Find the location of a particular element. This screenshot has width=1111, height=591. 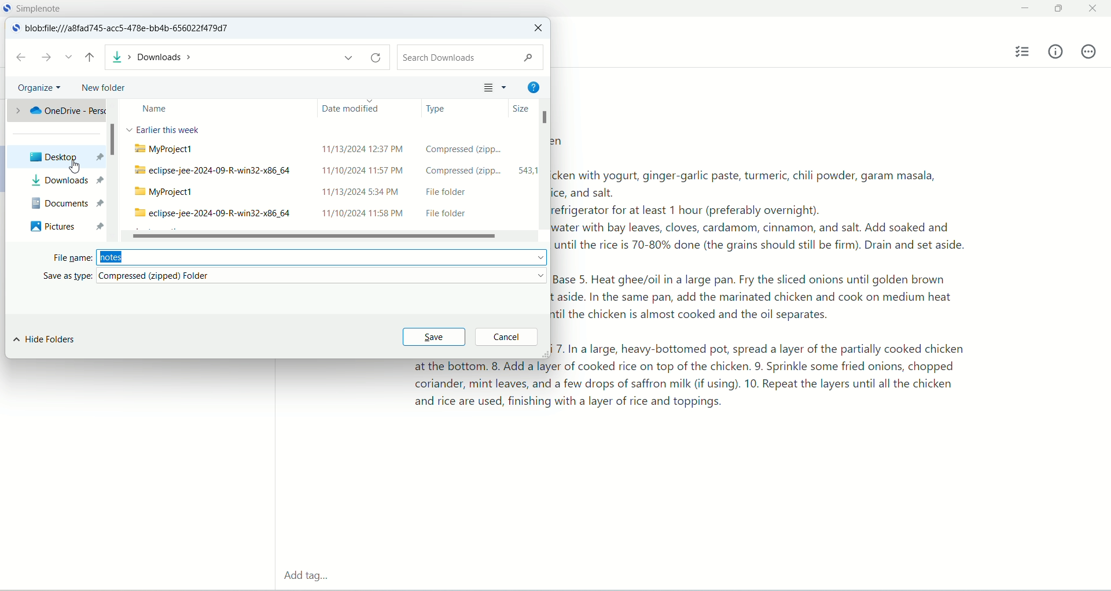

pictures is located at coordinates (64, 226).